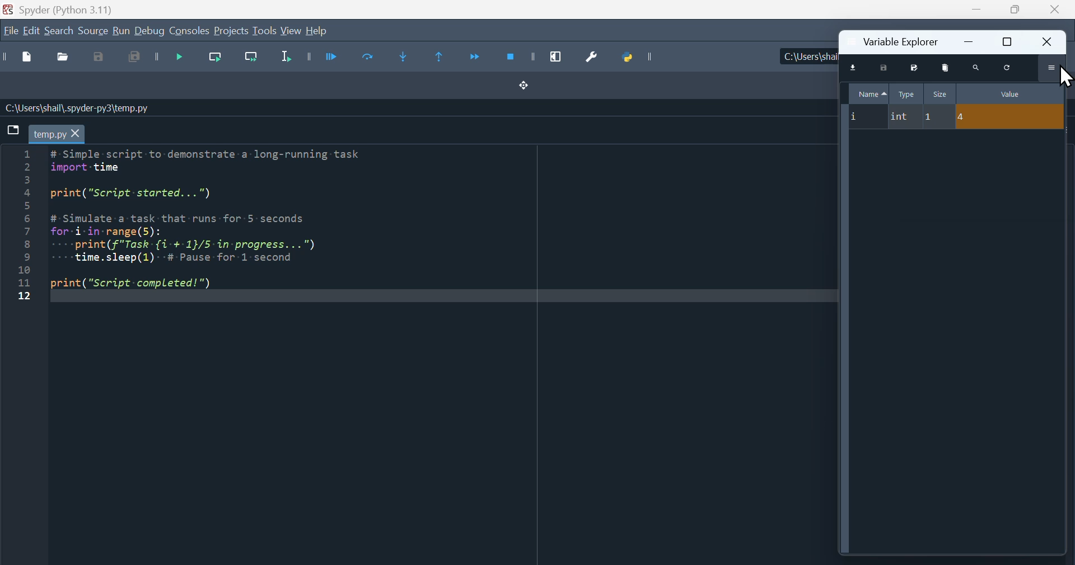 This screenshot has width=1075, height=565. I want to click on Run current line, so click(213, 60).